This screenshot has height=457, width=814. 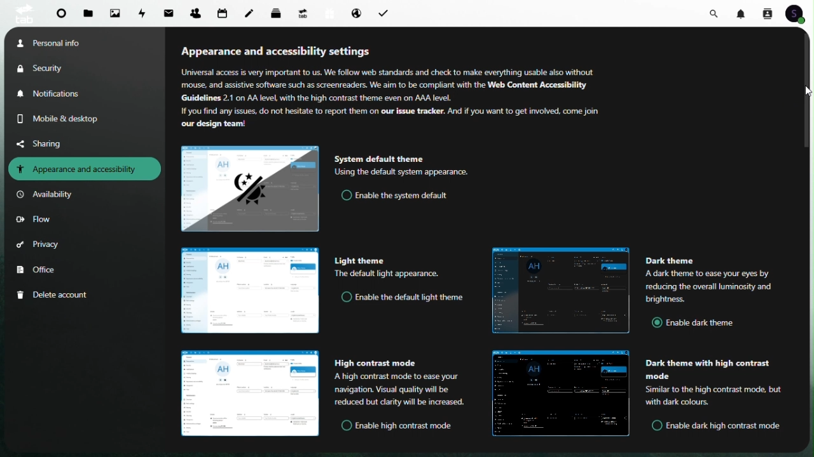 I want to click on 2.1 on AA level, with the high contrast theme even on AAA level., so click(x=338, y=98).